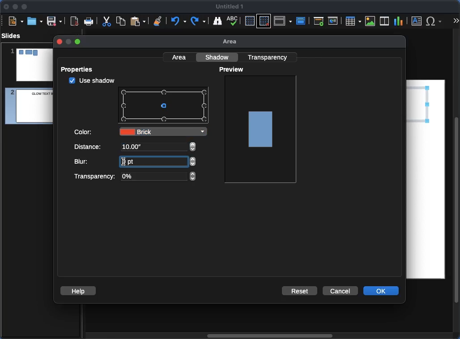 Image resolution: width=460 pixels, height=339 pixels. What do you see at coordinates (89, 148) in the screenshot?
I see `Distance` at bounding box center [89, 148].